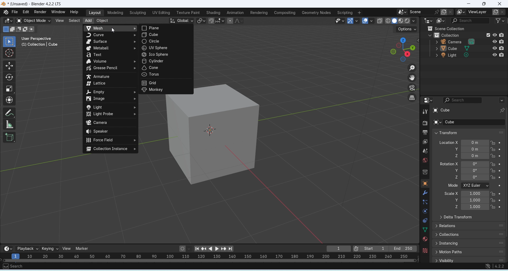  What do you see at coordinates (481, 143) in the screenshot?
I see `Location` at bounding box center [481, 143].